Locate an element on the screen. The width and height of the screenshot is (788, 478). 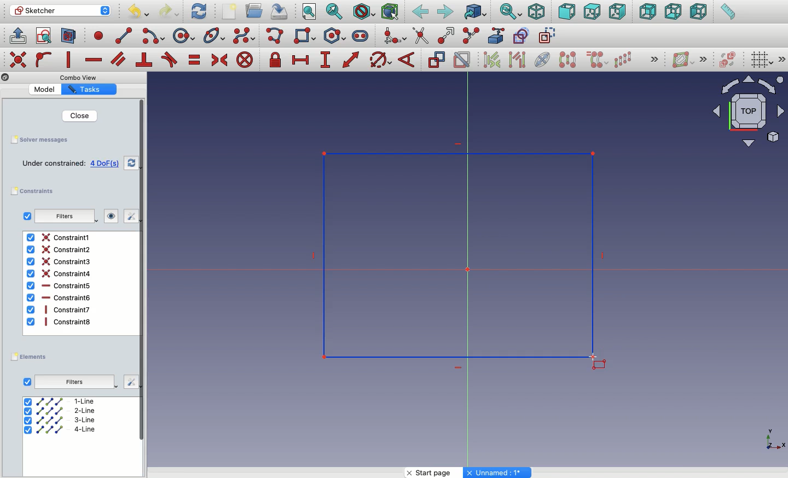
2-line is located at coordinates (62, 411).